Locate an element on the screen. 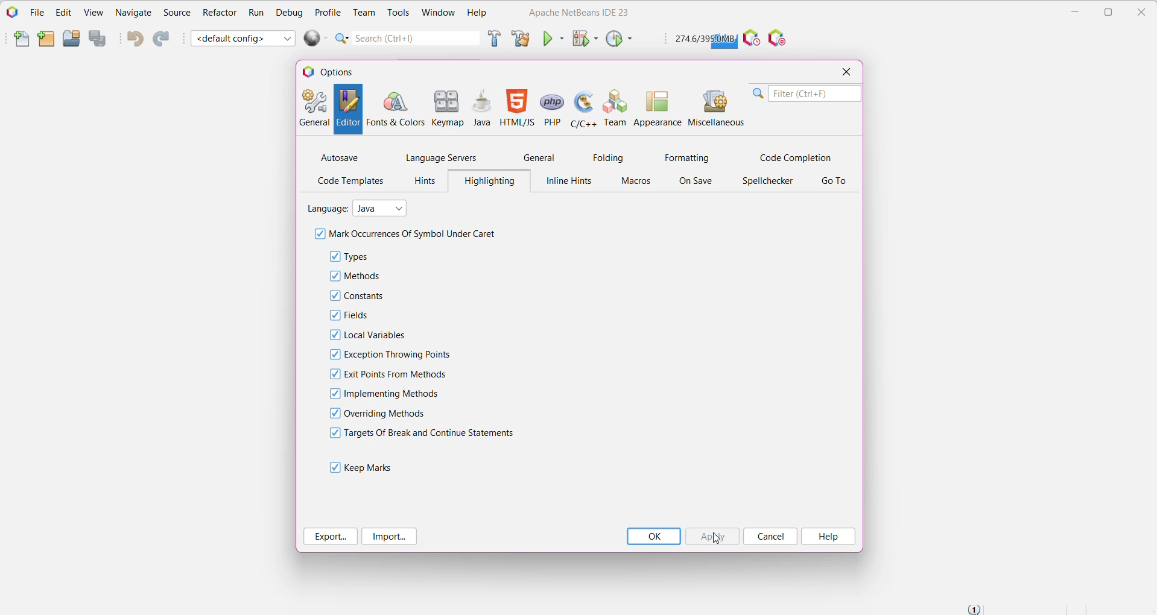  checkbox is located at coordinates (332, 466).